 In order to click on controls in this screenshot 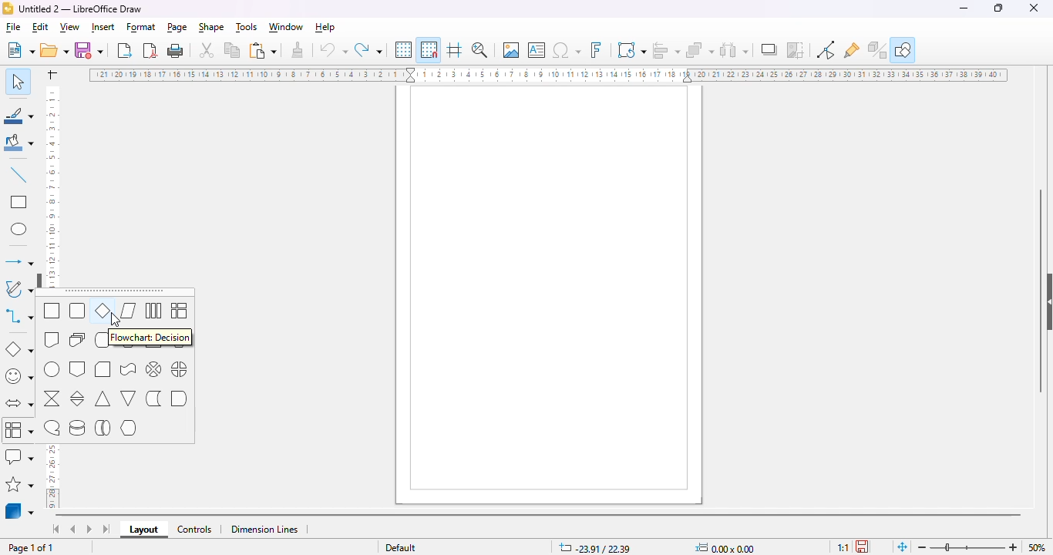, I will do `click(196, 530)`.